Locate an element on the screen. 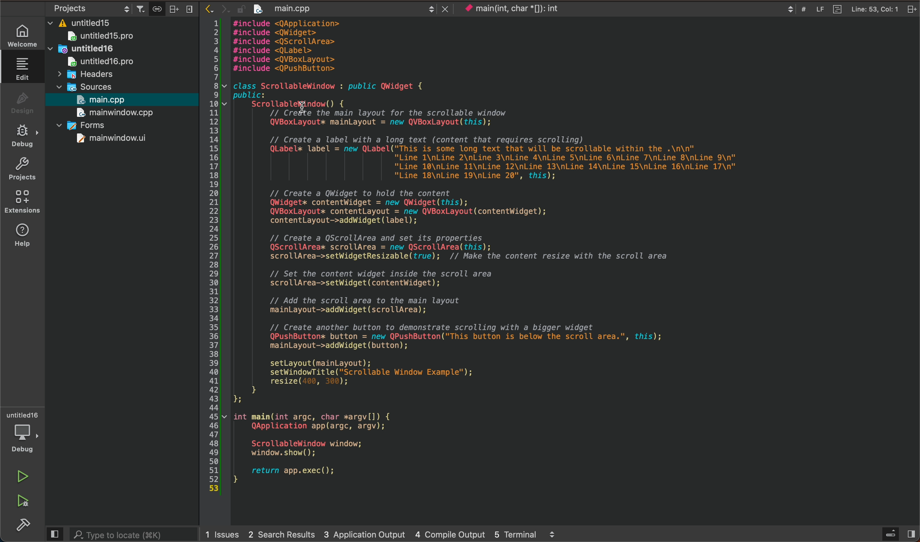 The height and width of the screenshot is (542, 920). mainwindow.cpp is located at coordinates (112, 113).